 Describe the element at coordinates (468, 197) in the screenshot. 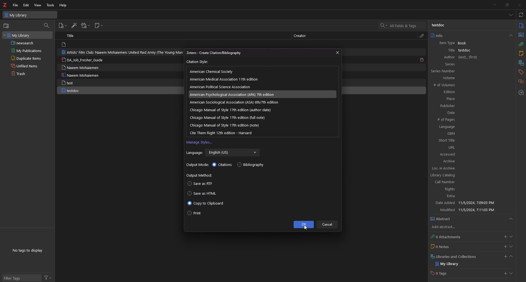

I see `Extra` at that location.